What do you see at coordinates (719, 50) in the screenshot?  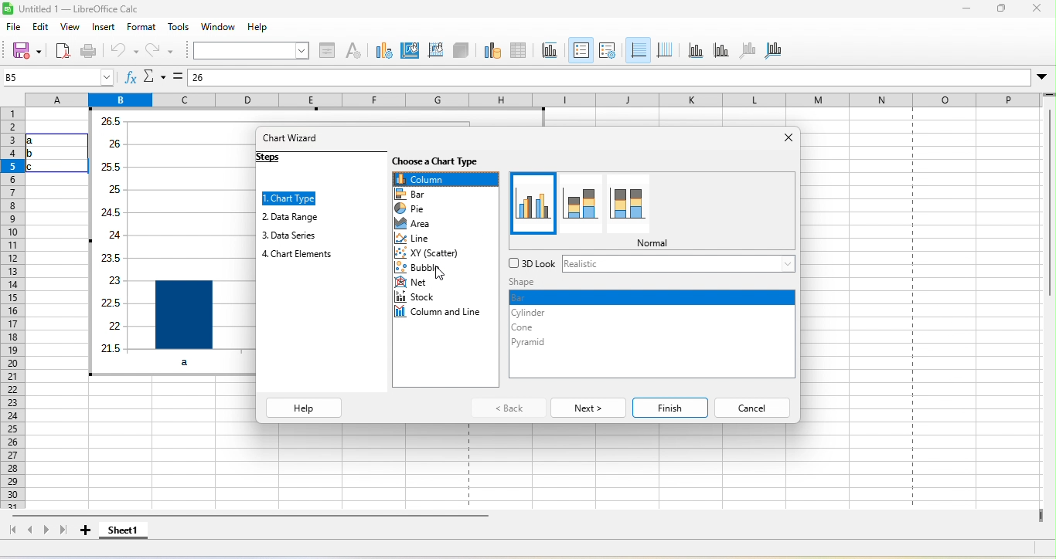 I see `y axis` at bounding box center [719, 50].